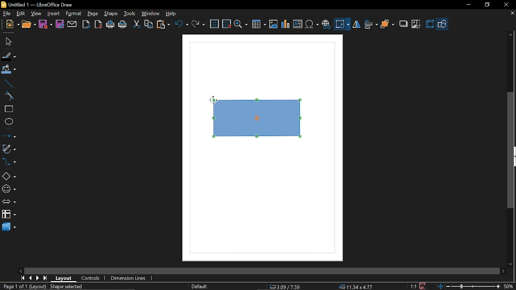  Describe the element at coordinates (6, 14) in the screenshot. I see `file ` at that location.